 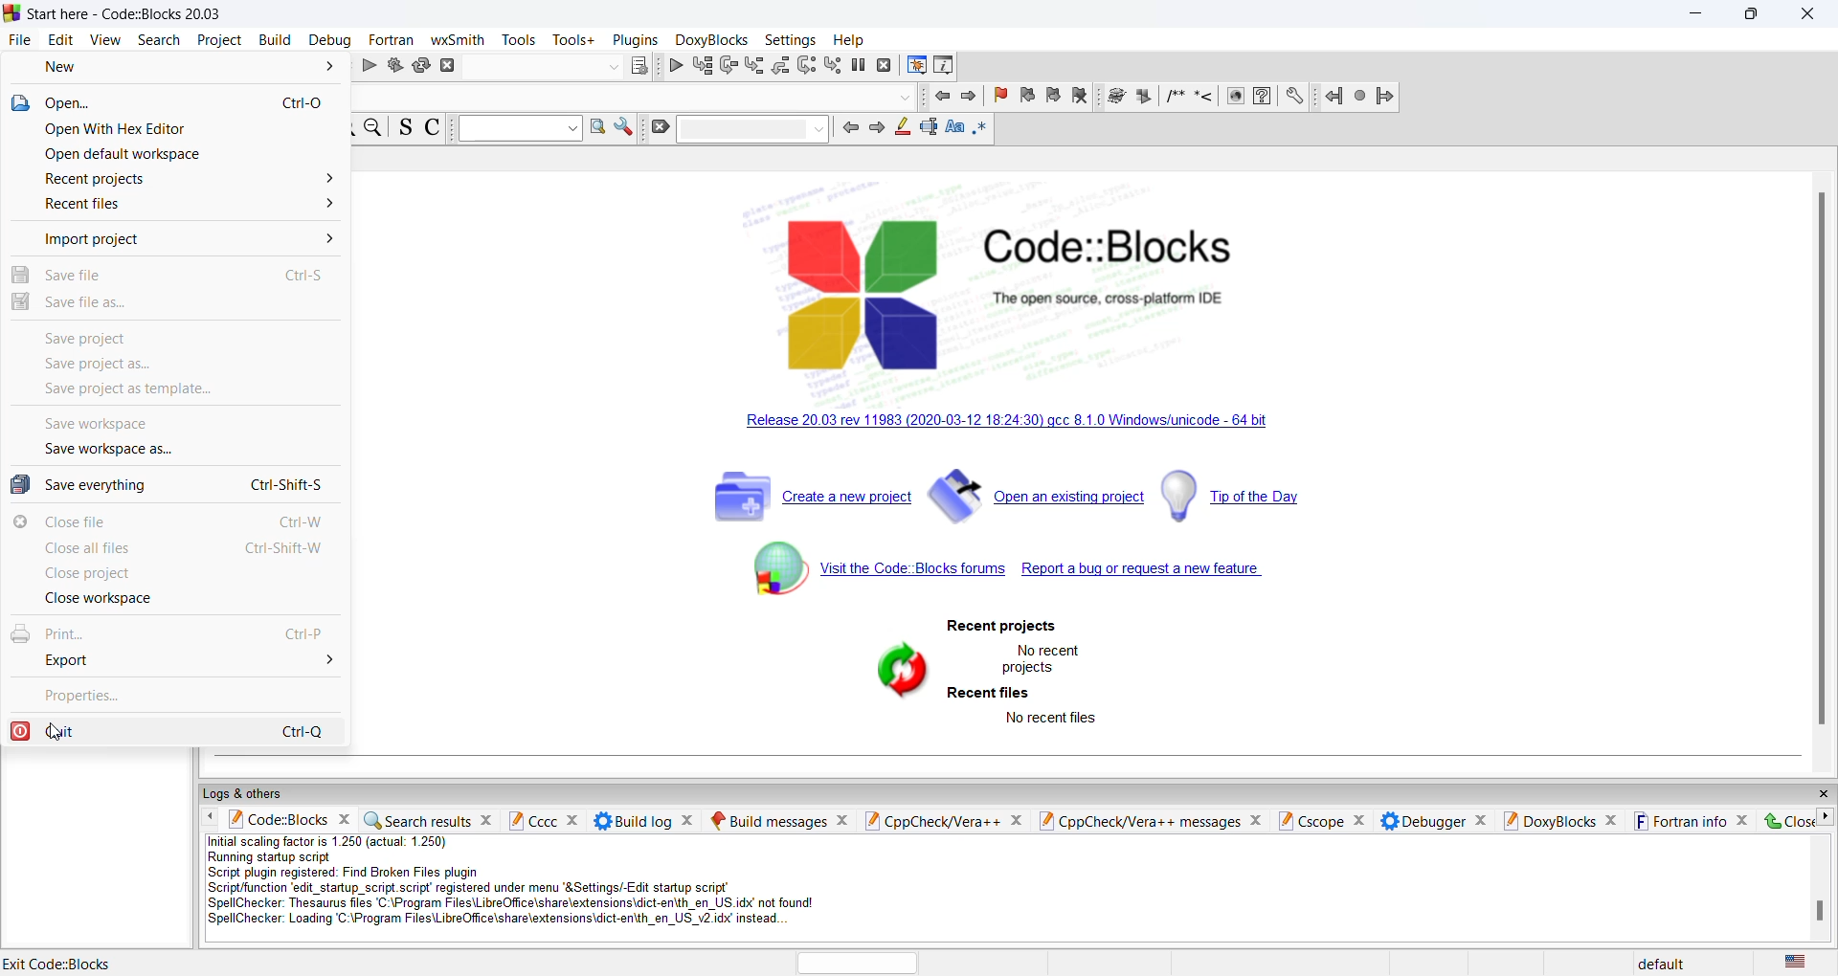 What do you see at coordinates (274, 40) in the screenshot?
I see `build` at bounding box center [274, 40].